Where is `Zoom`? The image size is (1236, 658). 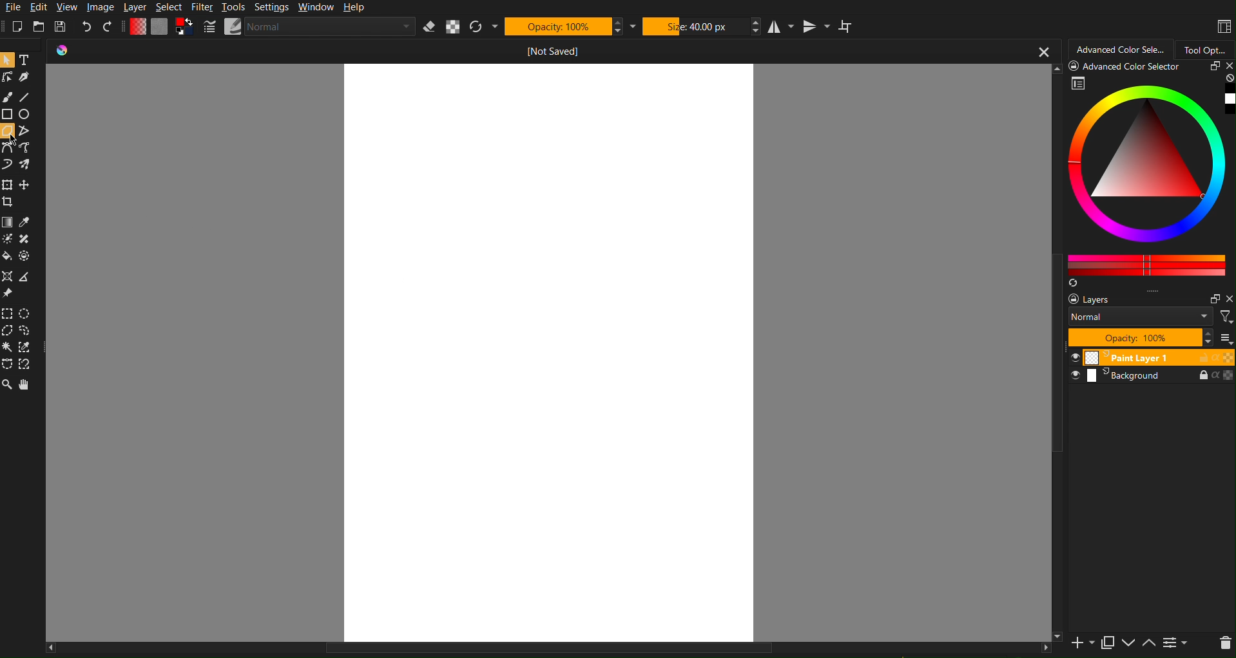 Zoom is located at coordinates (8, 384).